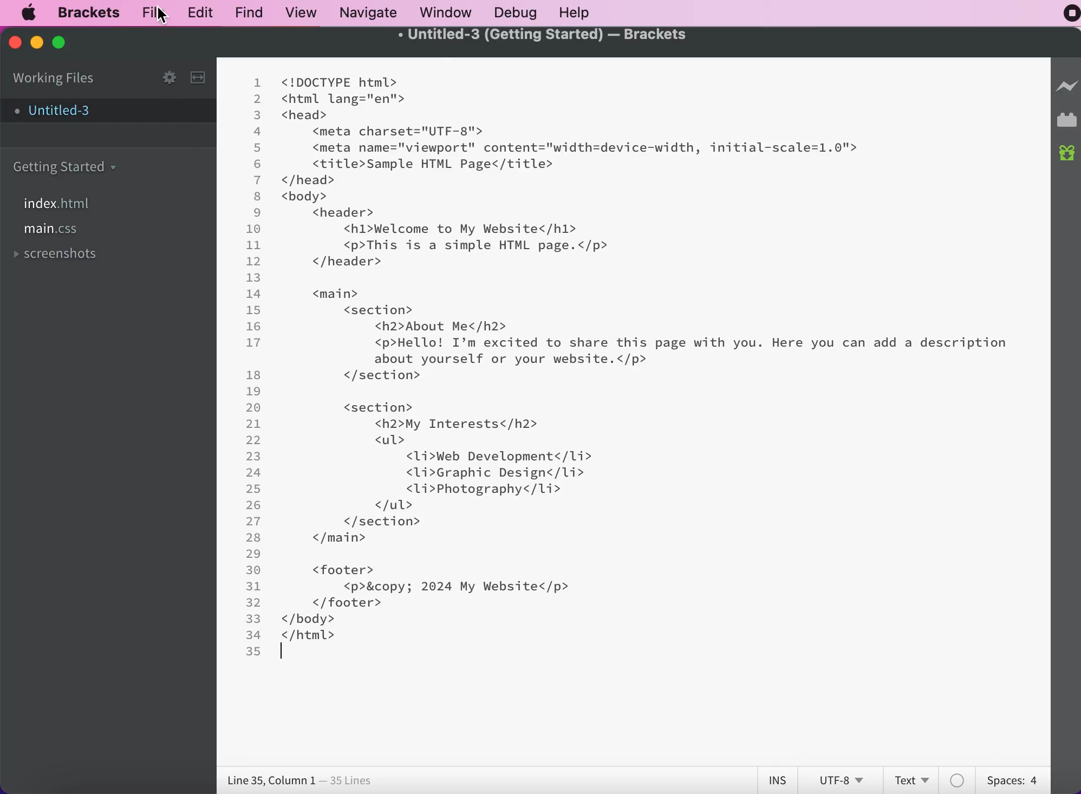  I want to click on file index.html, so click(63, 204).